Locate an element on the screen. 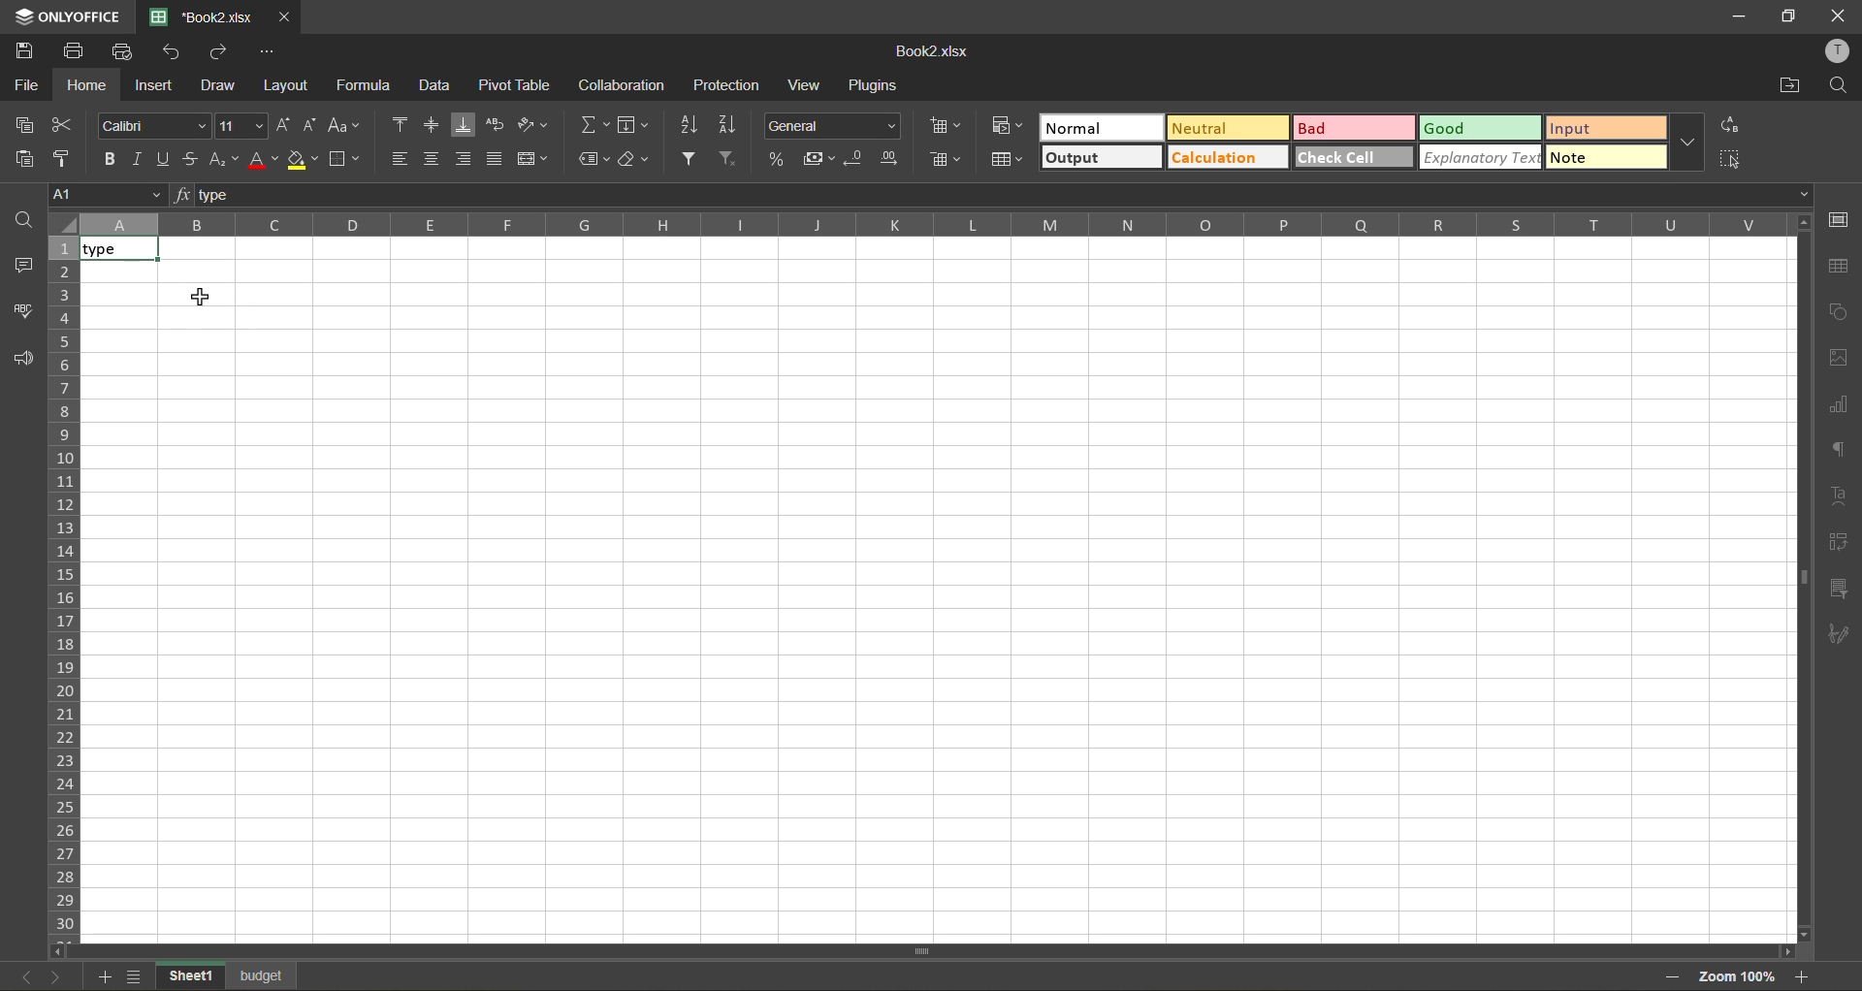  zoom in is located at coordinates (1805, 976).